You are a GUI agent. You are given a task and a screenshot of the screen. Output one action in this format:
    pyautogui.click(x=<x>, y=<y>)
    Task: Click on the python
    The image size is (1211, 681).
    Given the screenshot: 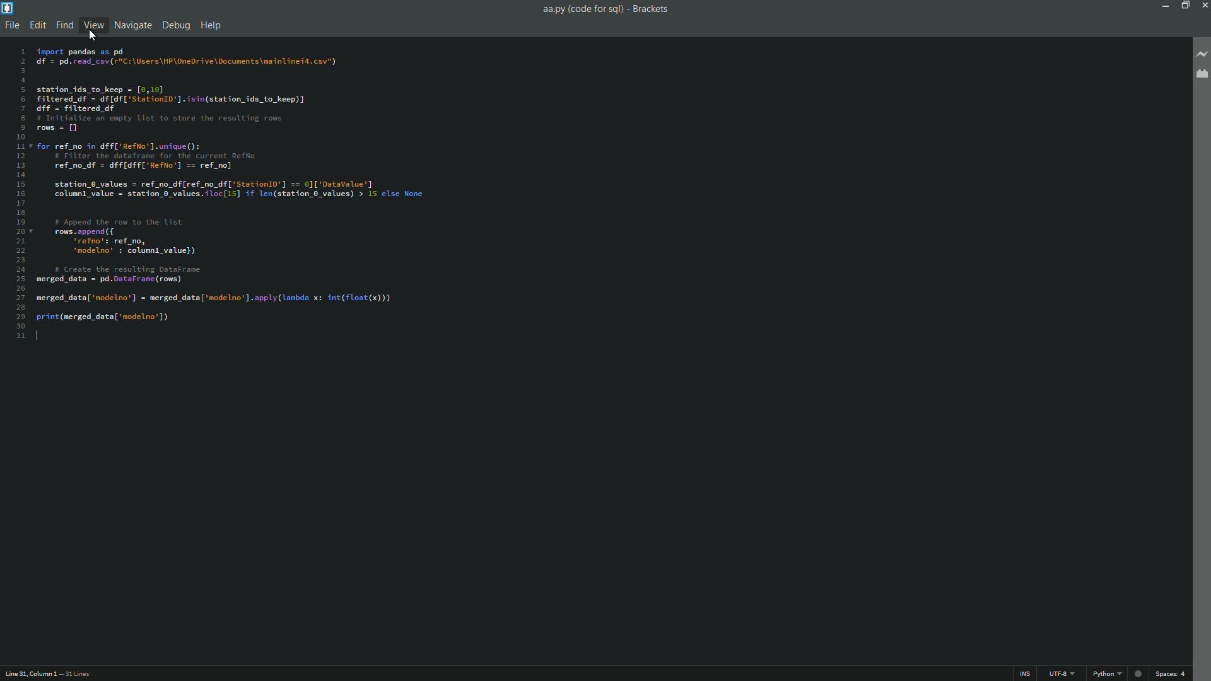 What is the action you would take?
    pyautogui.click(x=1108, y=673)
    